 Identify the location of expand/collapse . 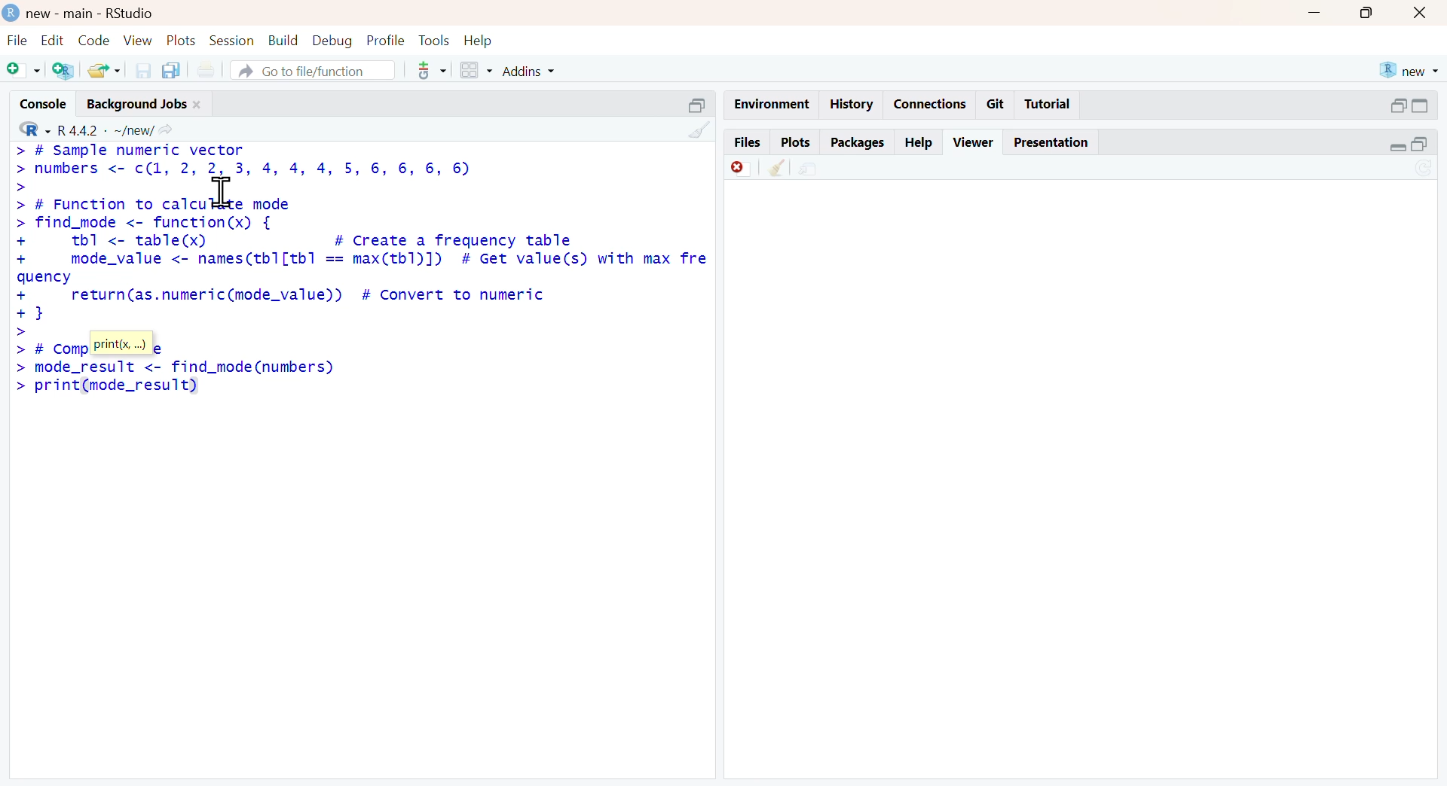
(698, 105).